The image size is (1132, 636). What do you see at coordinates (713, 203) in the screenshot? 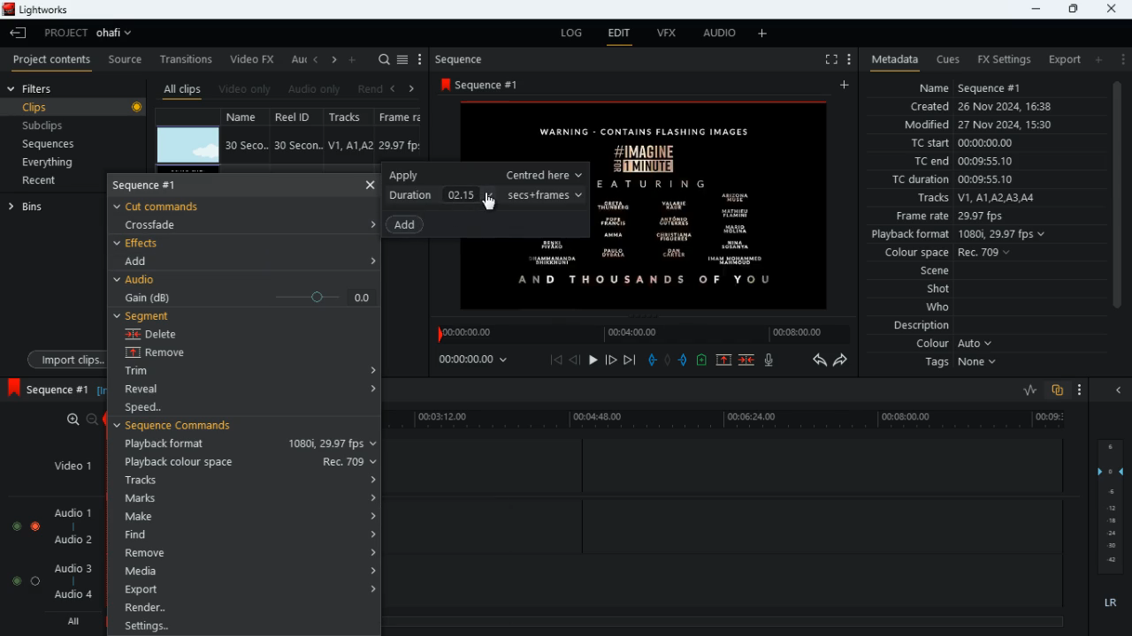
I see `Image` at bounding box center [713, 203].